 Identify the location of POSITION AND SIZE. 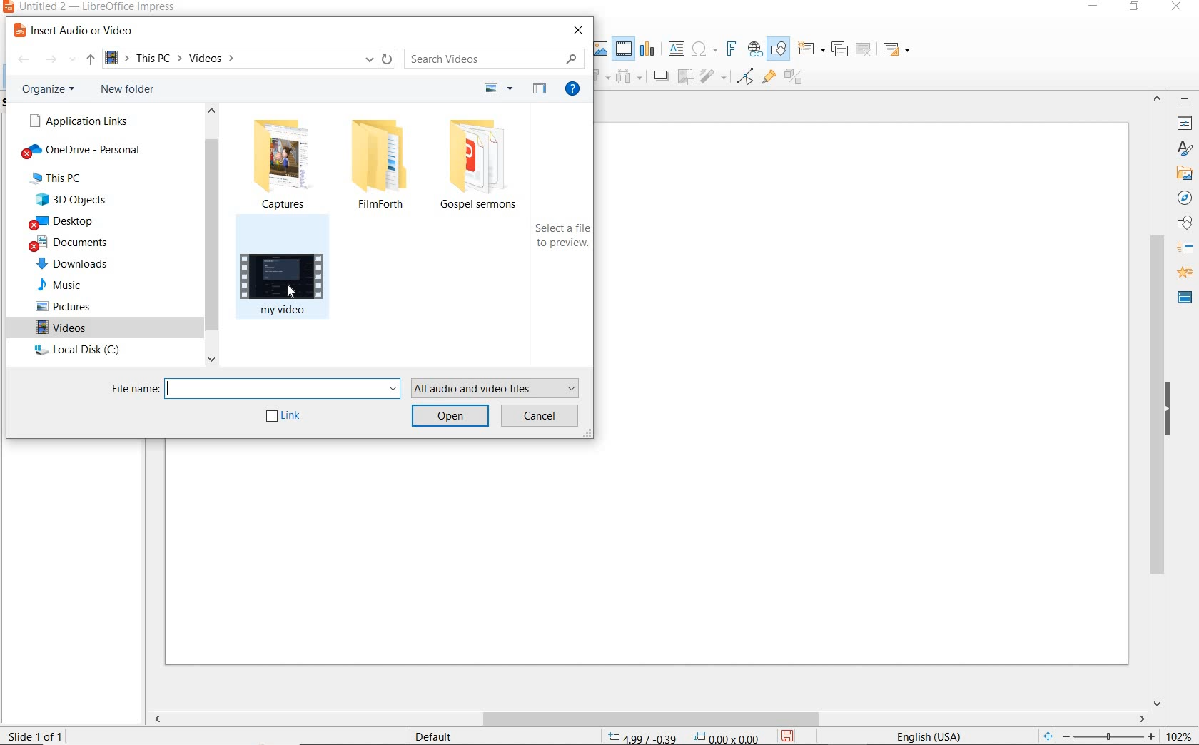
(684, 736).